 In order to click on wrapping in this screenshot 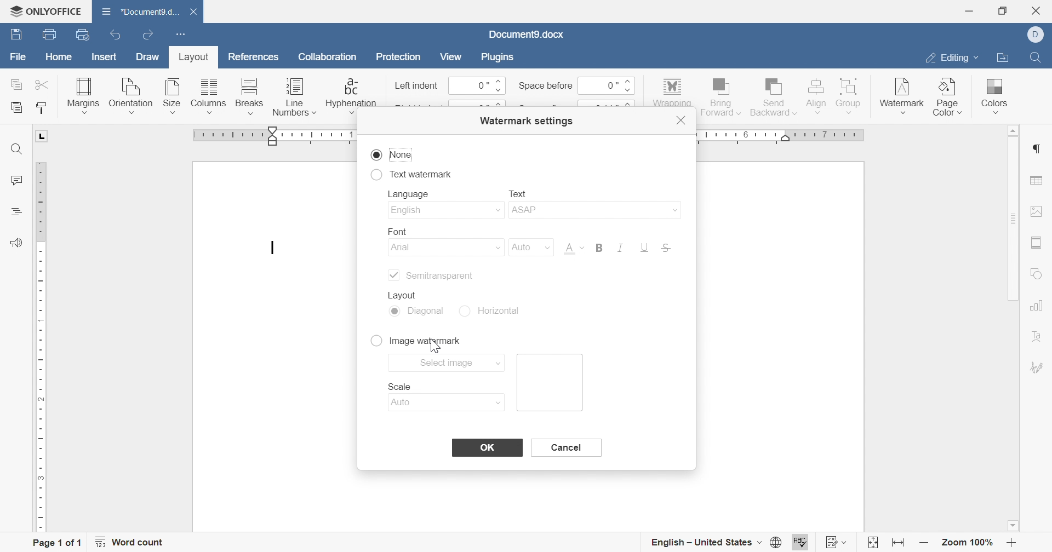, I will do `click(671, 93)`.